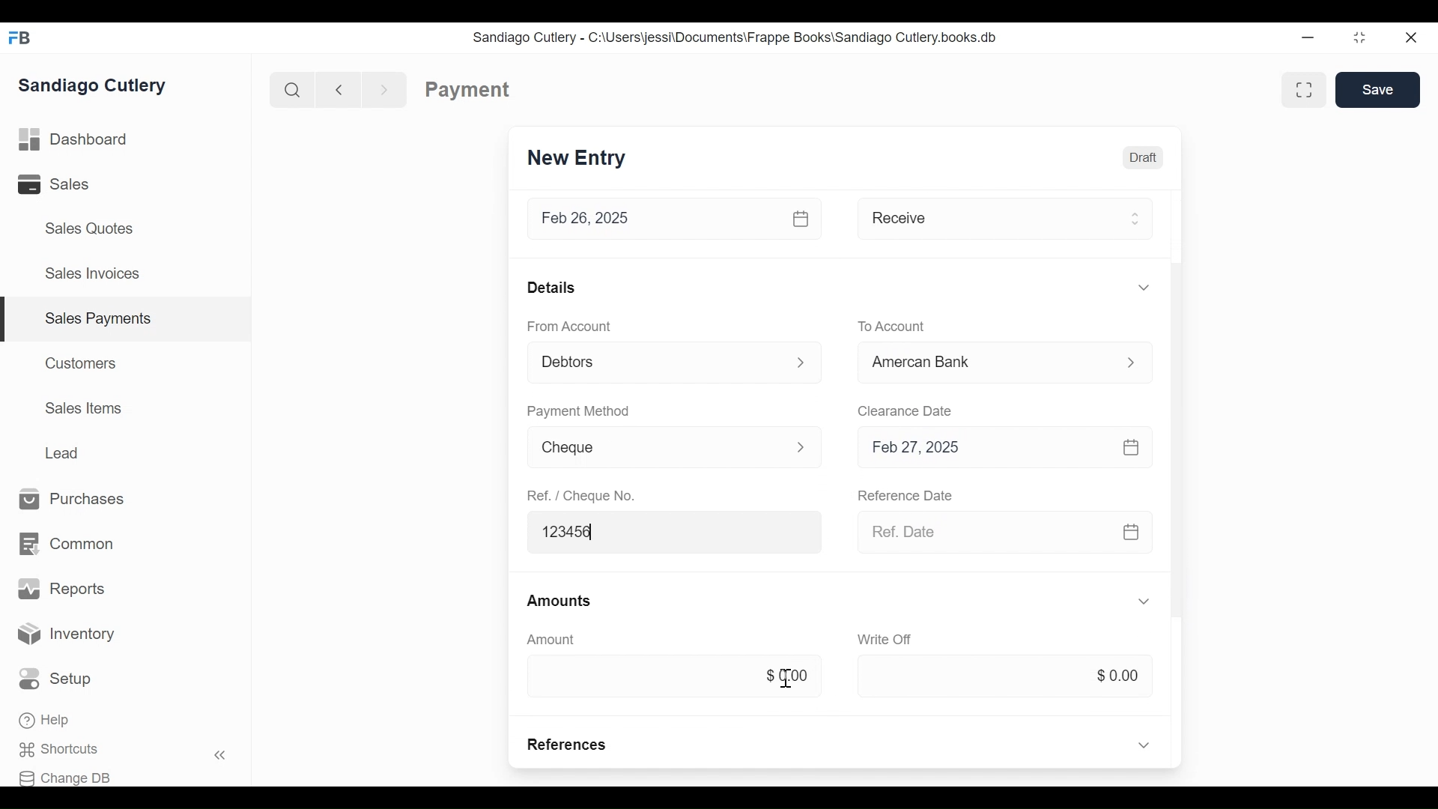 The image size is (1438, 809). I want to click on 123456, so click(676, 531).